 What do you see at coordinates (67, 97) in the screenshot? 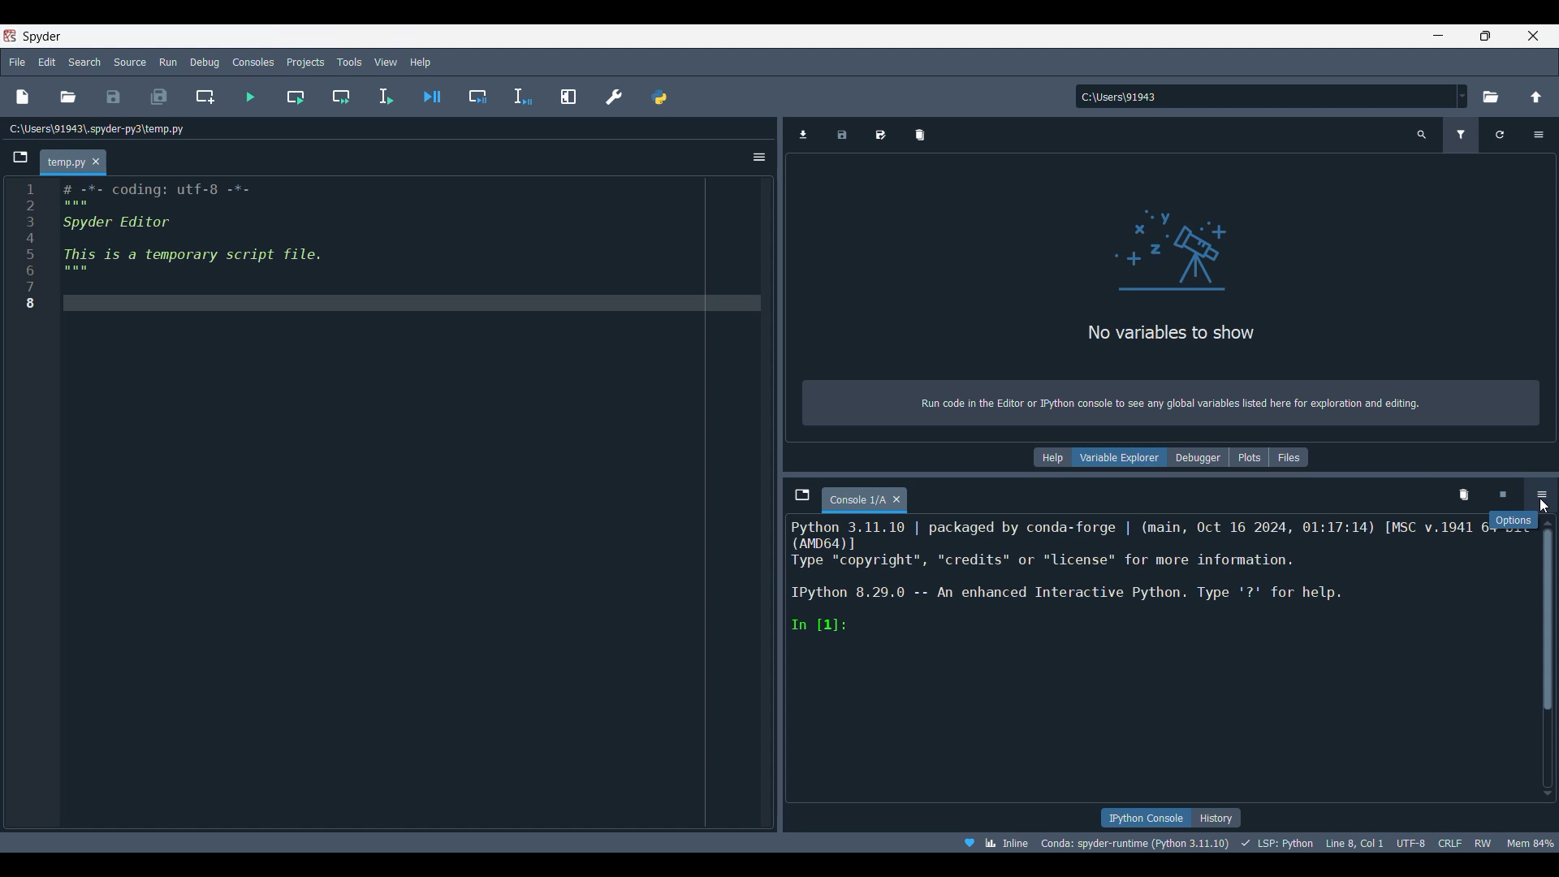
I see `Open file` at bounding box center [67, 97].